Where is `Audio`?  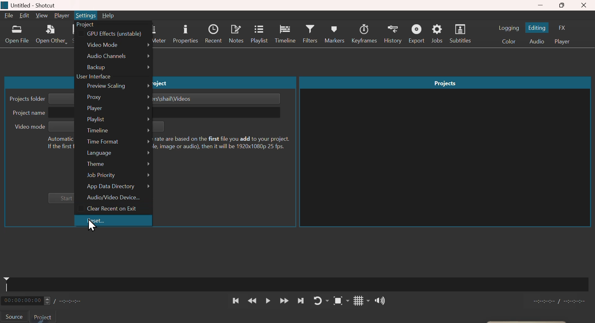 Audio is located at coordinates (537, 41).